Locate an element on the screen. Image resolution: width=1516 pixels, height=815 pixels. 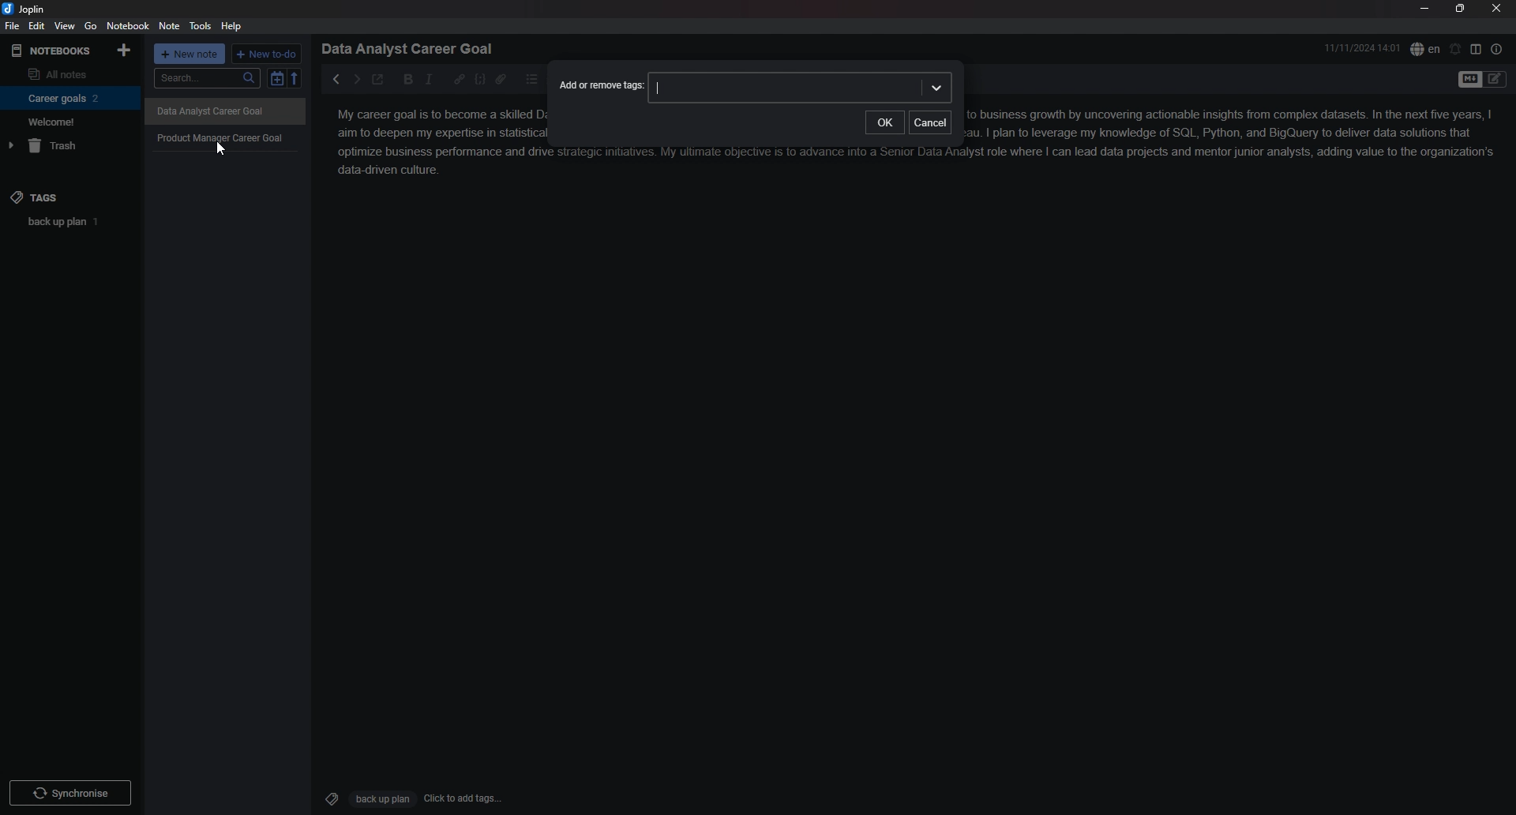
joplin is located at coordinates (25, 9).